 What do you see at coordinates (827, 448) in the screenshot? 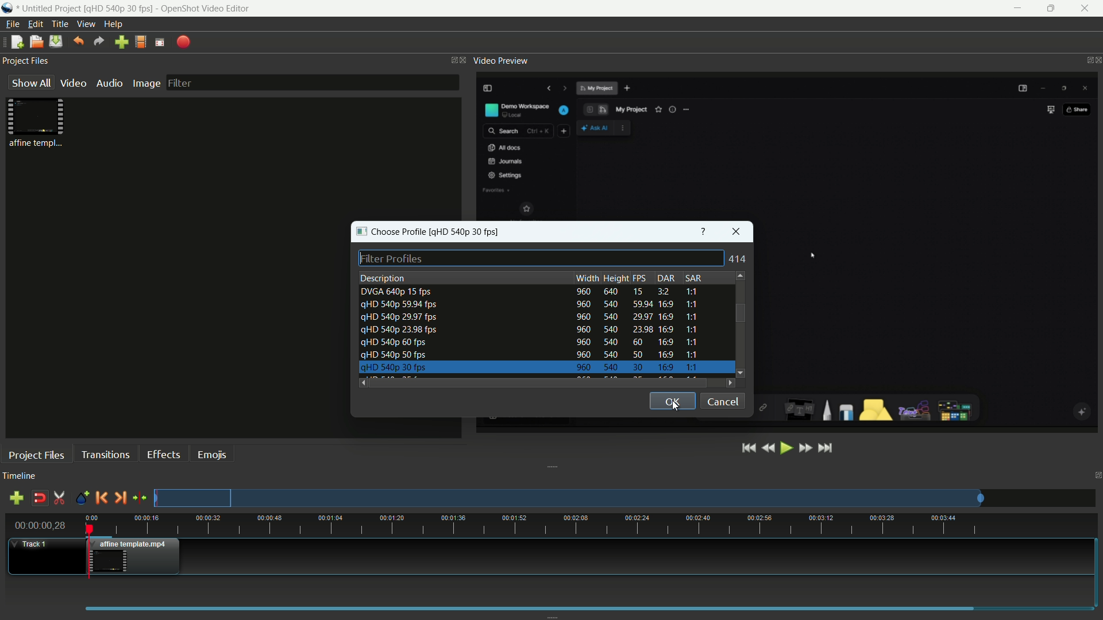
I see `jump to end` at bounding box center [827, 448].